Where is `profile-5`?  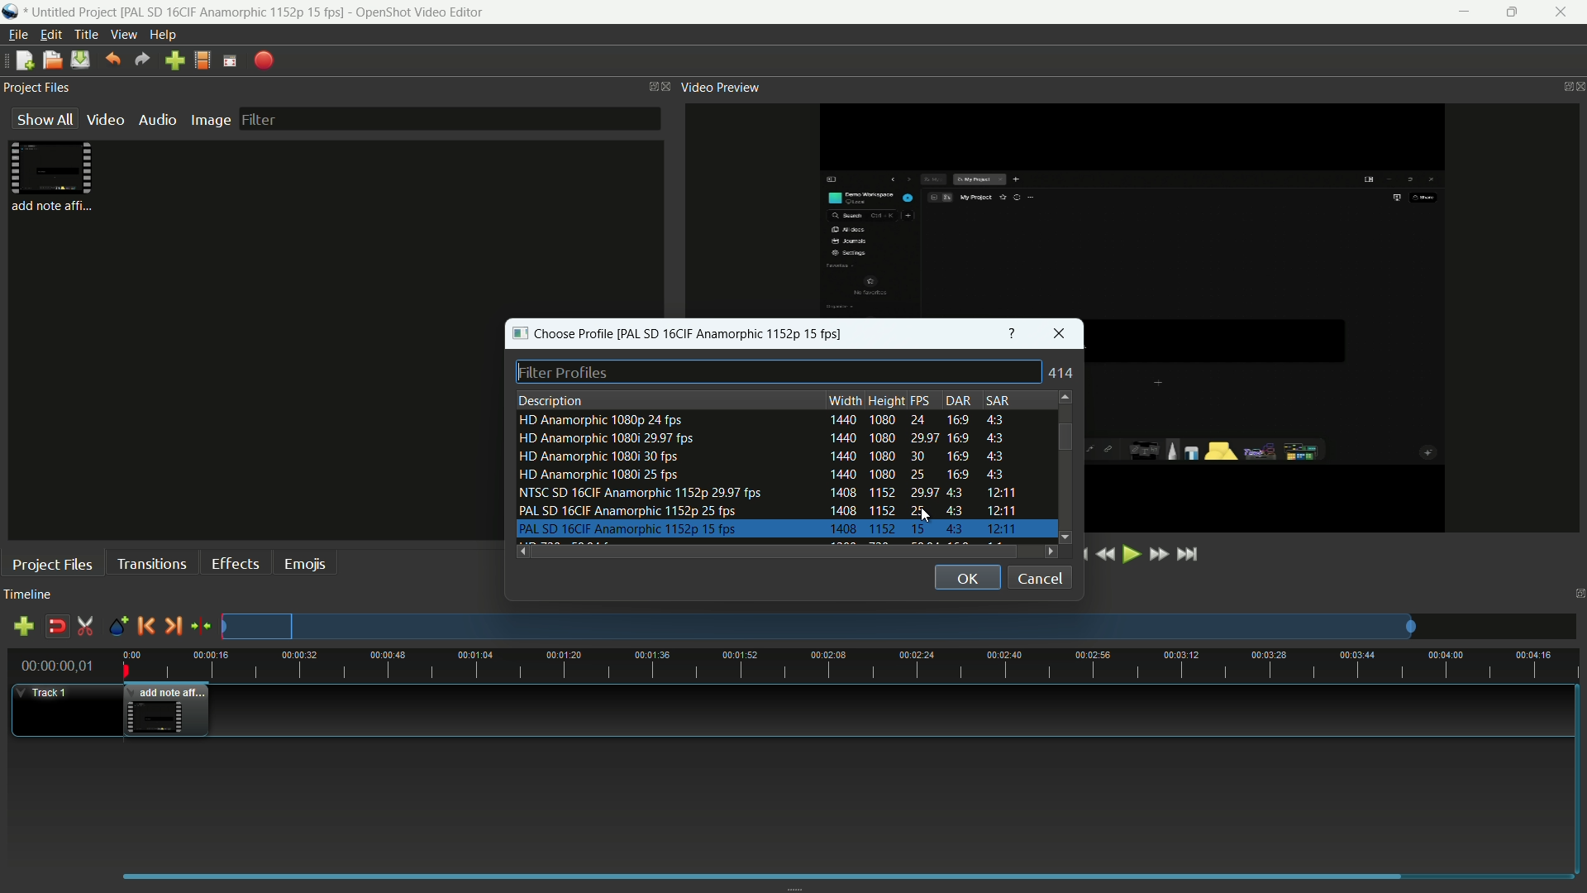
profile-5 is located at coordinates (766, 492).